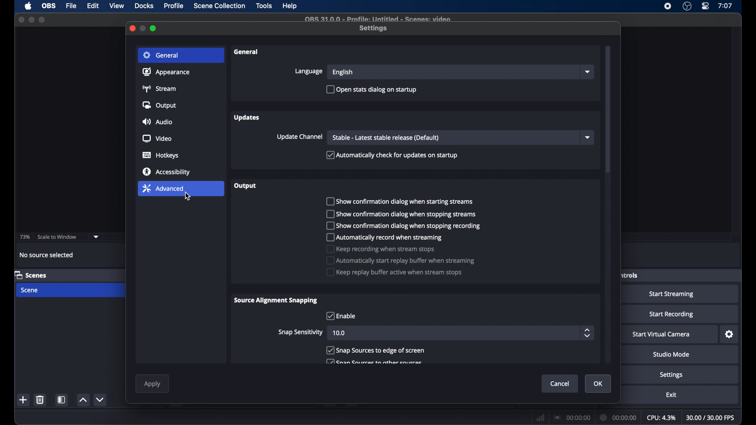  I want to click on delete, so click(40, 399).